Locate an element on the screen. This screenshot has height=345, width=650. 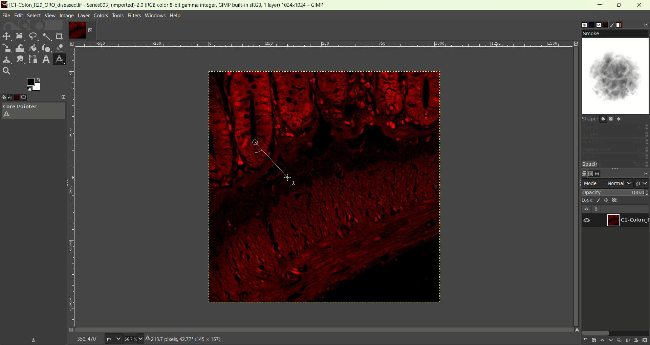
layer1 is located at coordinates (75, 30).